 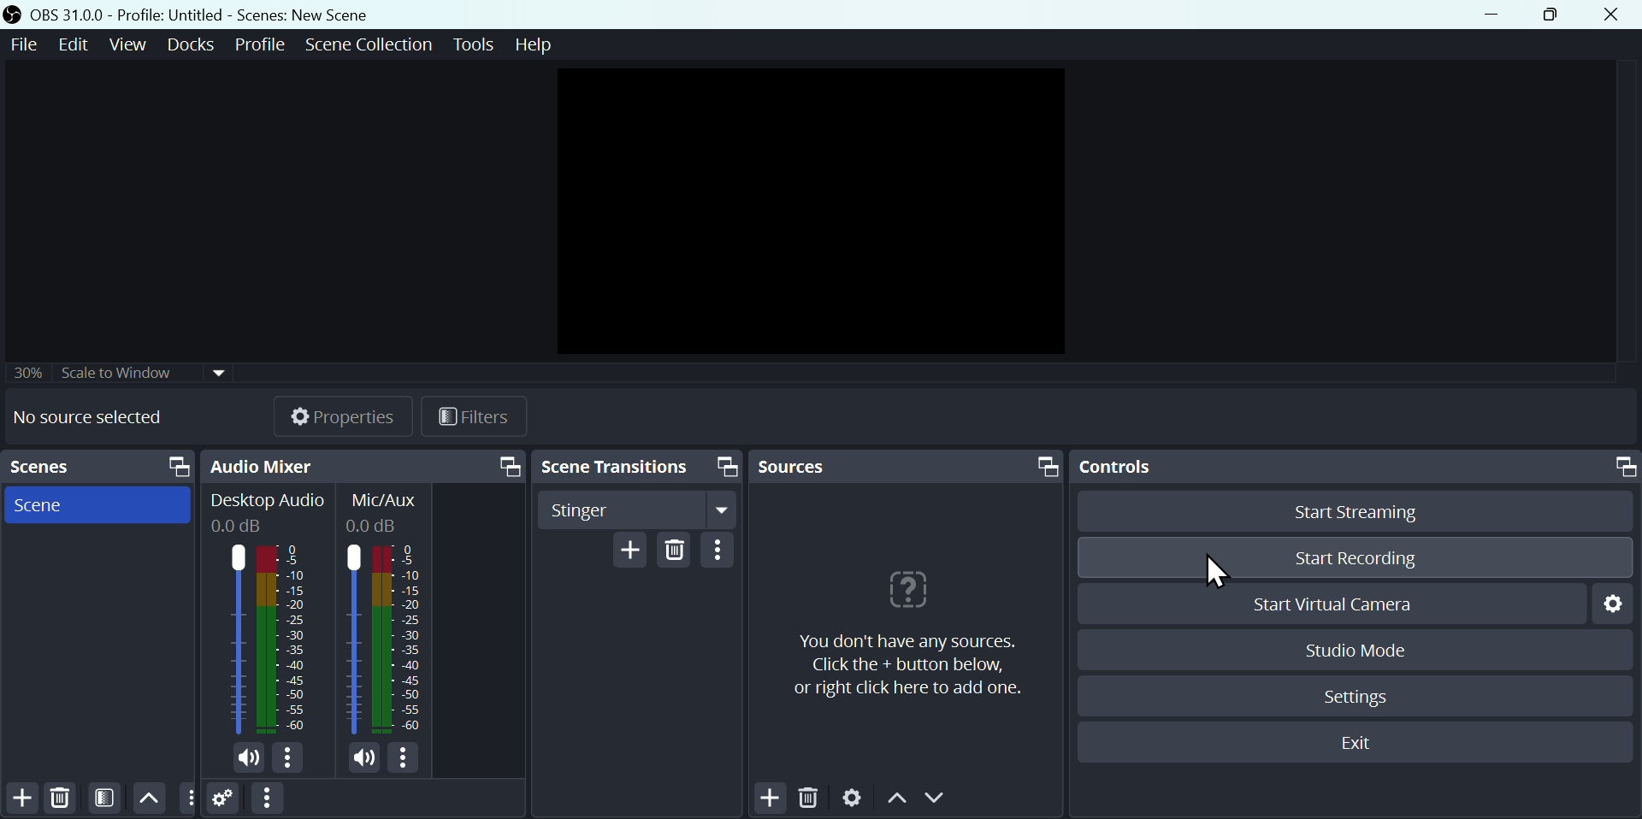 What do you see at coordinates (46, 507) in the screenshot?
I see ` Scenes` at bounding box center [46, 507].